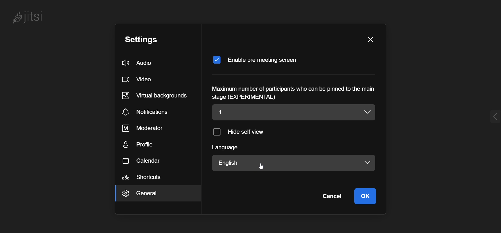  I want to click on Expand, so click(487, 118).